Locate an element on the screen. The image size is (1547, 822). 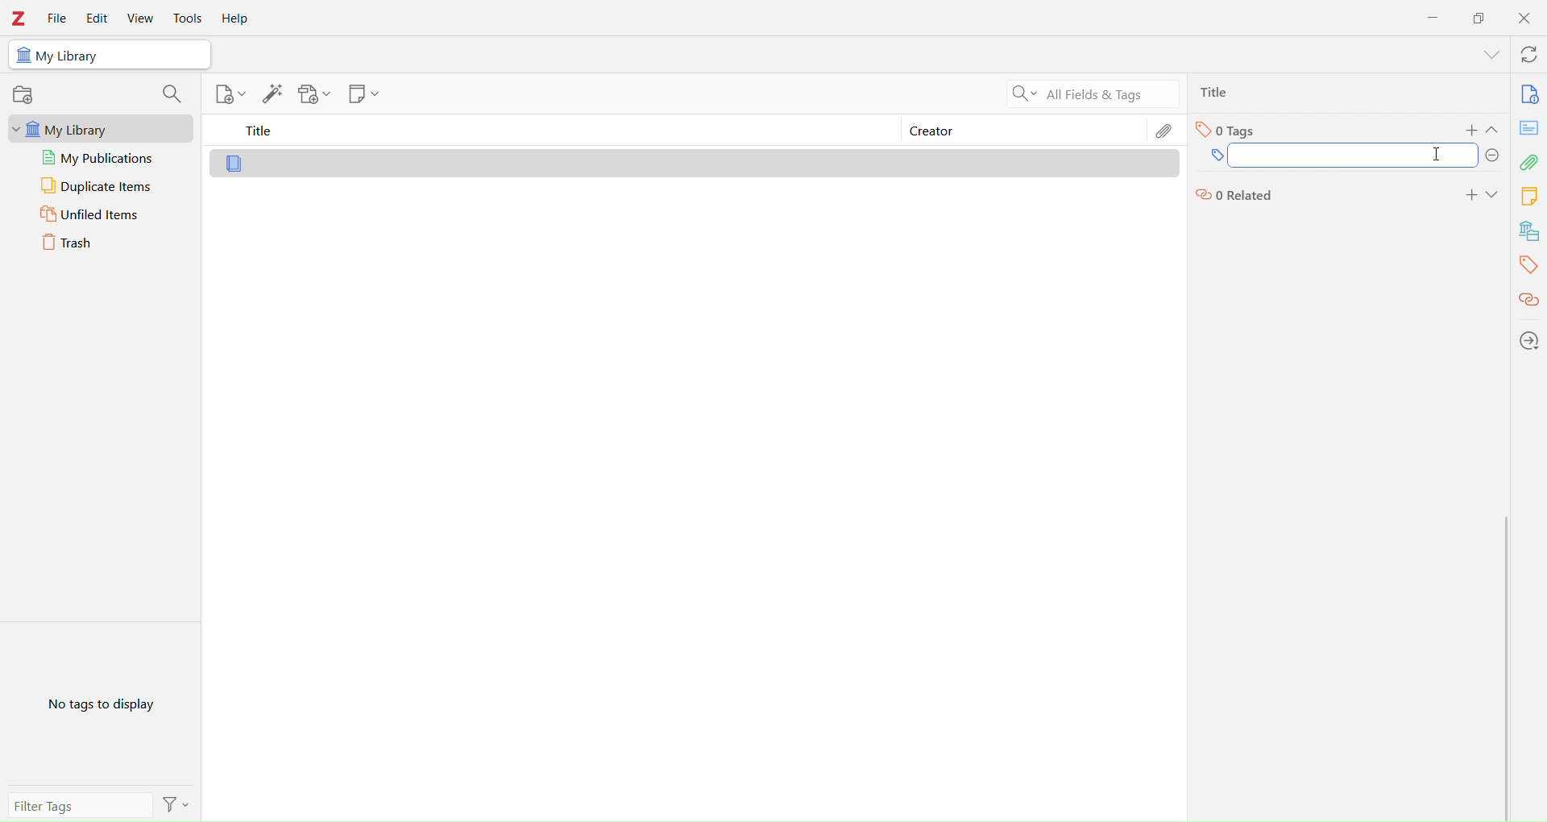
Close is located at coordinates (1525, 18).